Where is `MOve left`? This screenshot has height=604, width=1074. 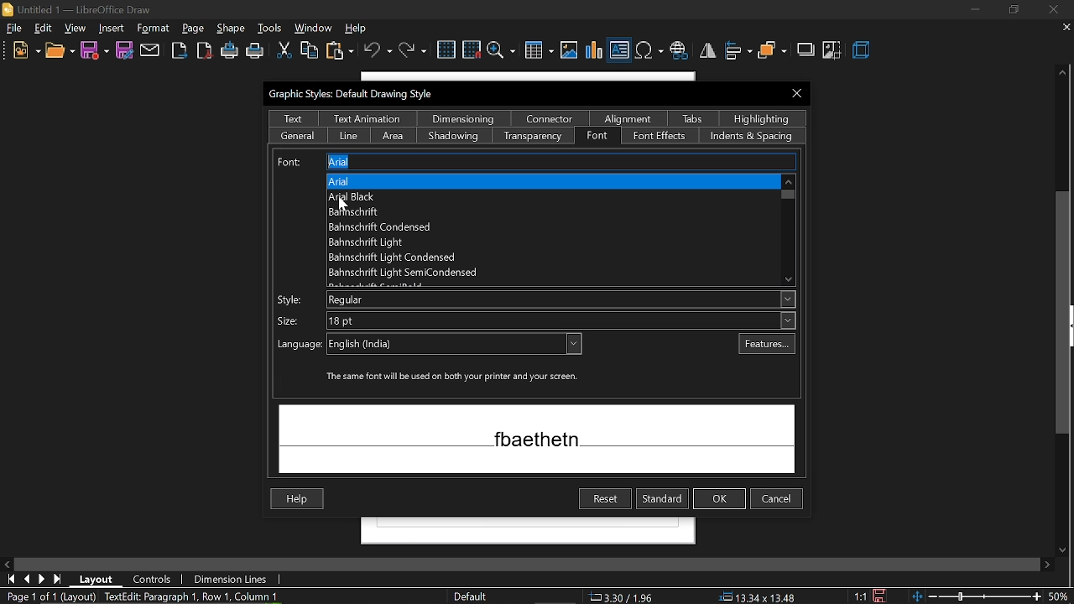
MOve left is located at coordinates (7, 563).